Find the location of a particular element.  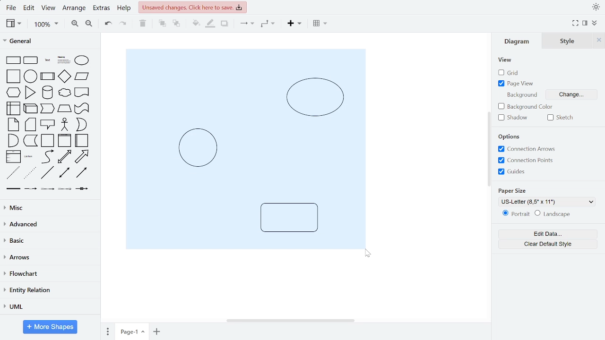

table is located at coordinates (319, 24).